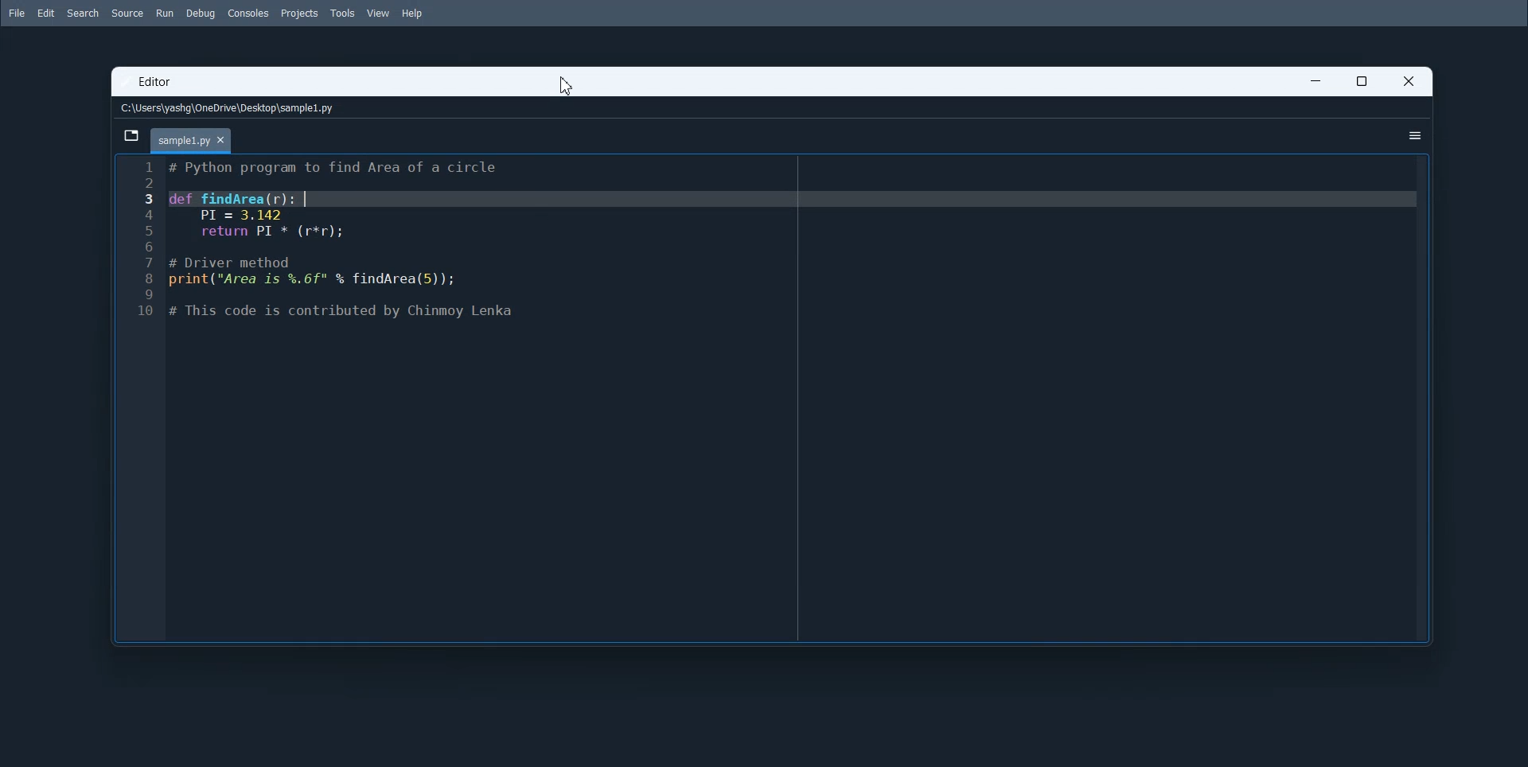  Describe the element at coordinates (568, 86) in the screenshot. I see `Cursor` at that location.